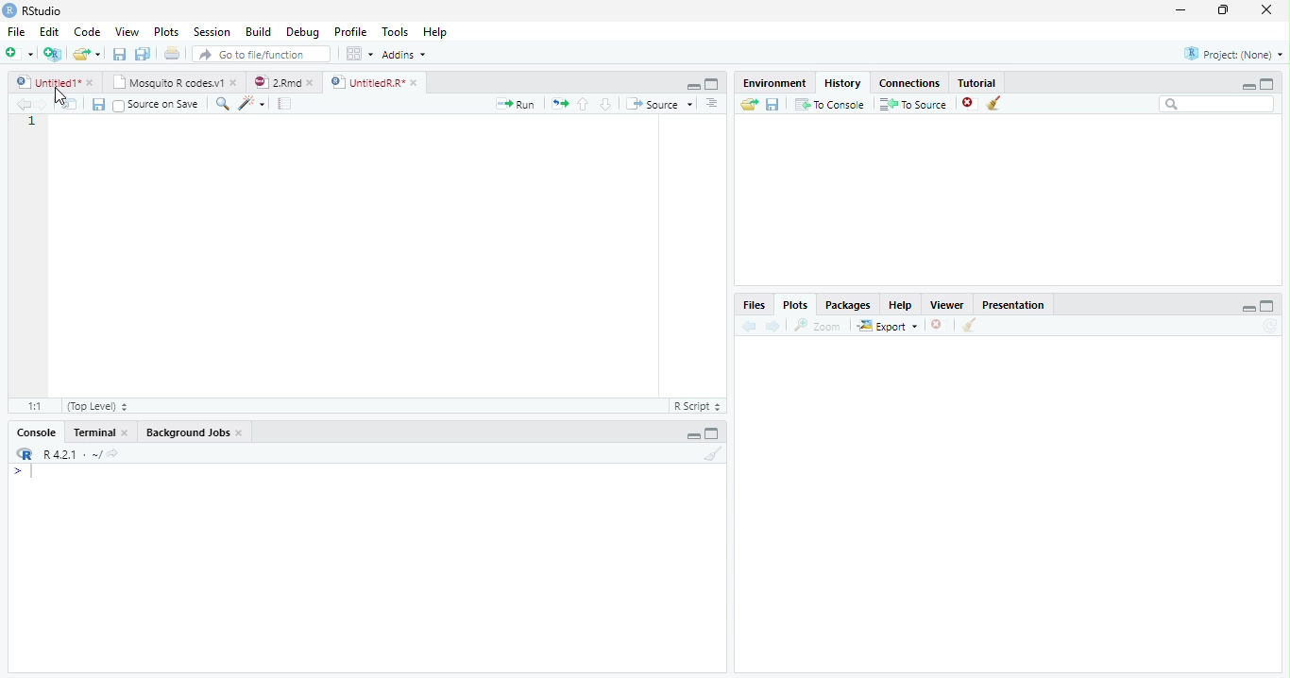 Image resolution: width=1290 pixels, height=678 pixels. I want to click on Environment, so click(773, 82).